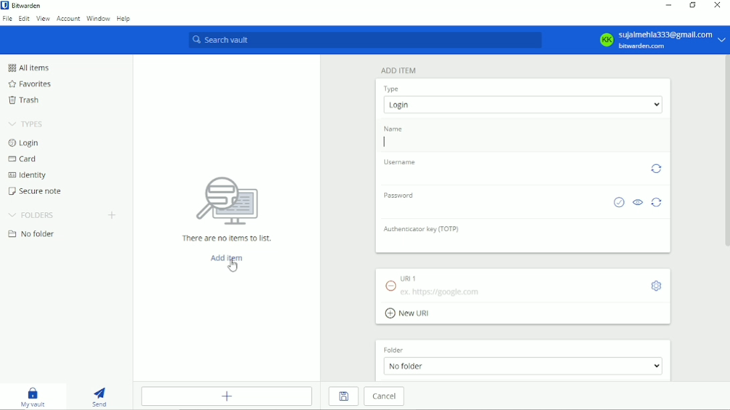  What do you see at coordinates (619, 203) in the screenshot?
I see `Check if password has been exposed` at bounding box center [619, 203].